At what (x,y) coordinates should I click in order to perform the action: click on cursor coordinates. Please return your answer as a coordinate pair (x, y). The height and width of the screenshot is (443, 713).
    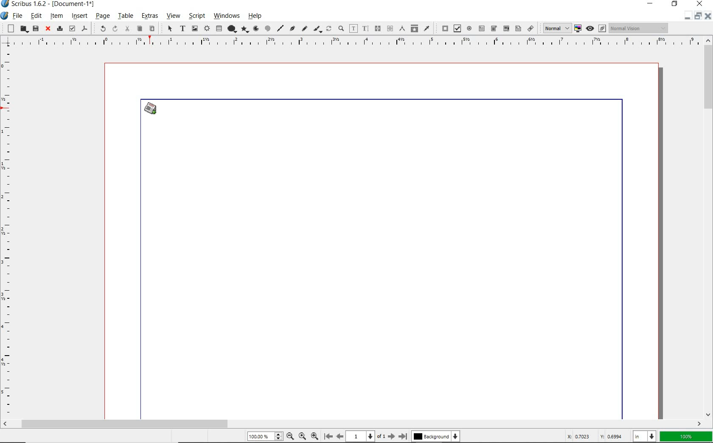
    Looking at the image, I should click on (596, 437).